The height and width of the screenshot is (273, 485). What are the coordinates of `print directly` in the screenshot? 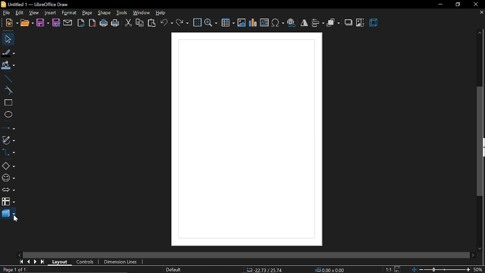 It's located at (103, 24).